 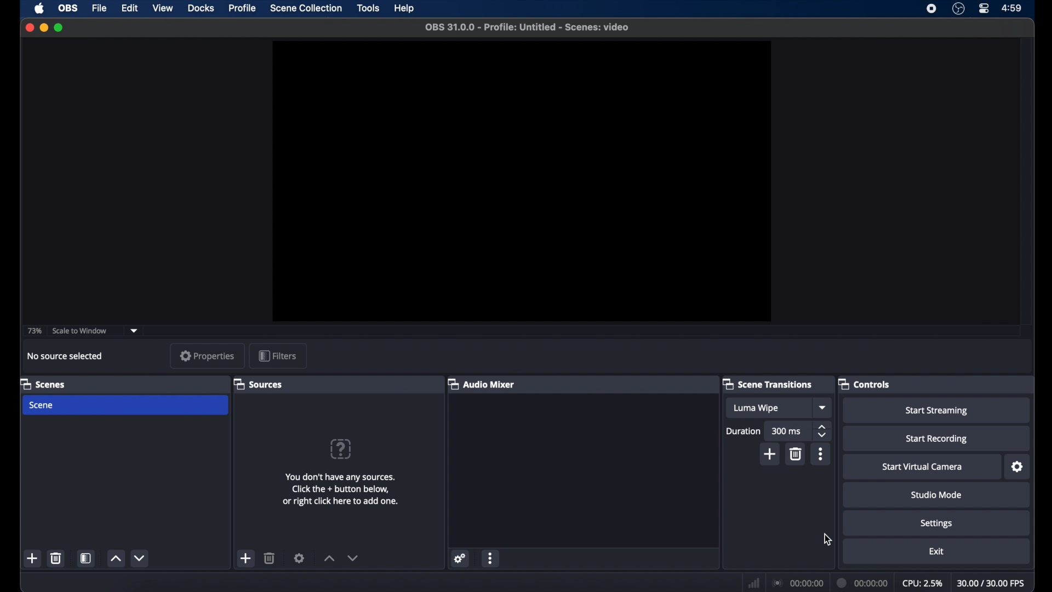 What do you see at coordinates (343, 486) in the screenshot?
I see `You don't have any sources.
Click the + button below,
or right click here to add one.` at bounding box center [343, 486].